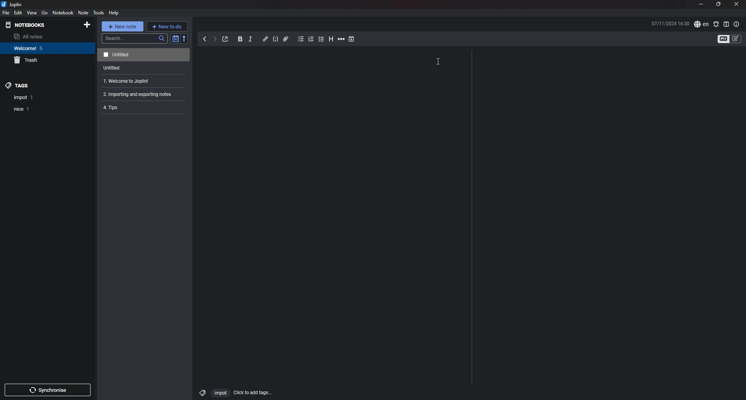  Describe the element at coordinates (225, 40) in the screenshot. I see `toggle external editing` at that location.